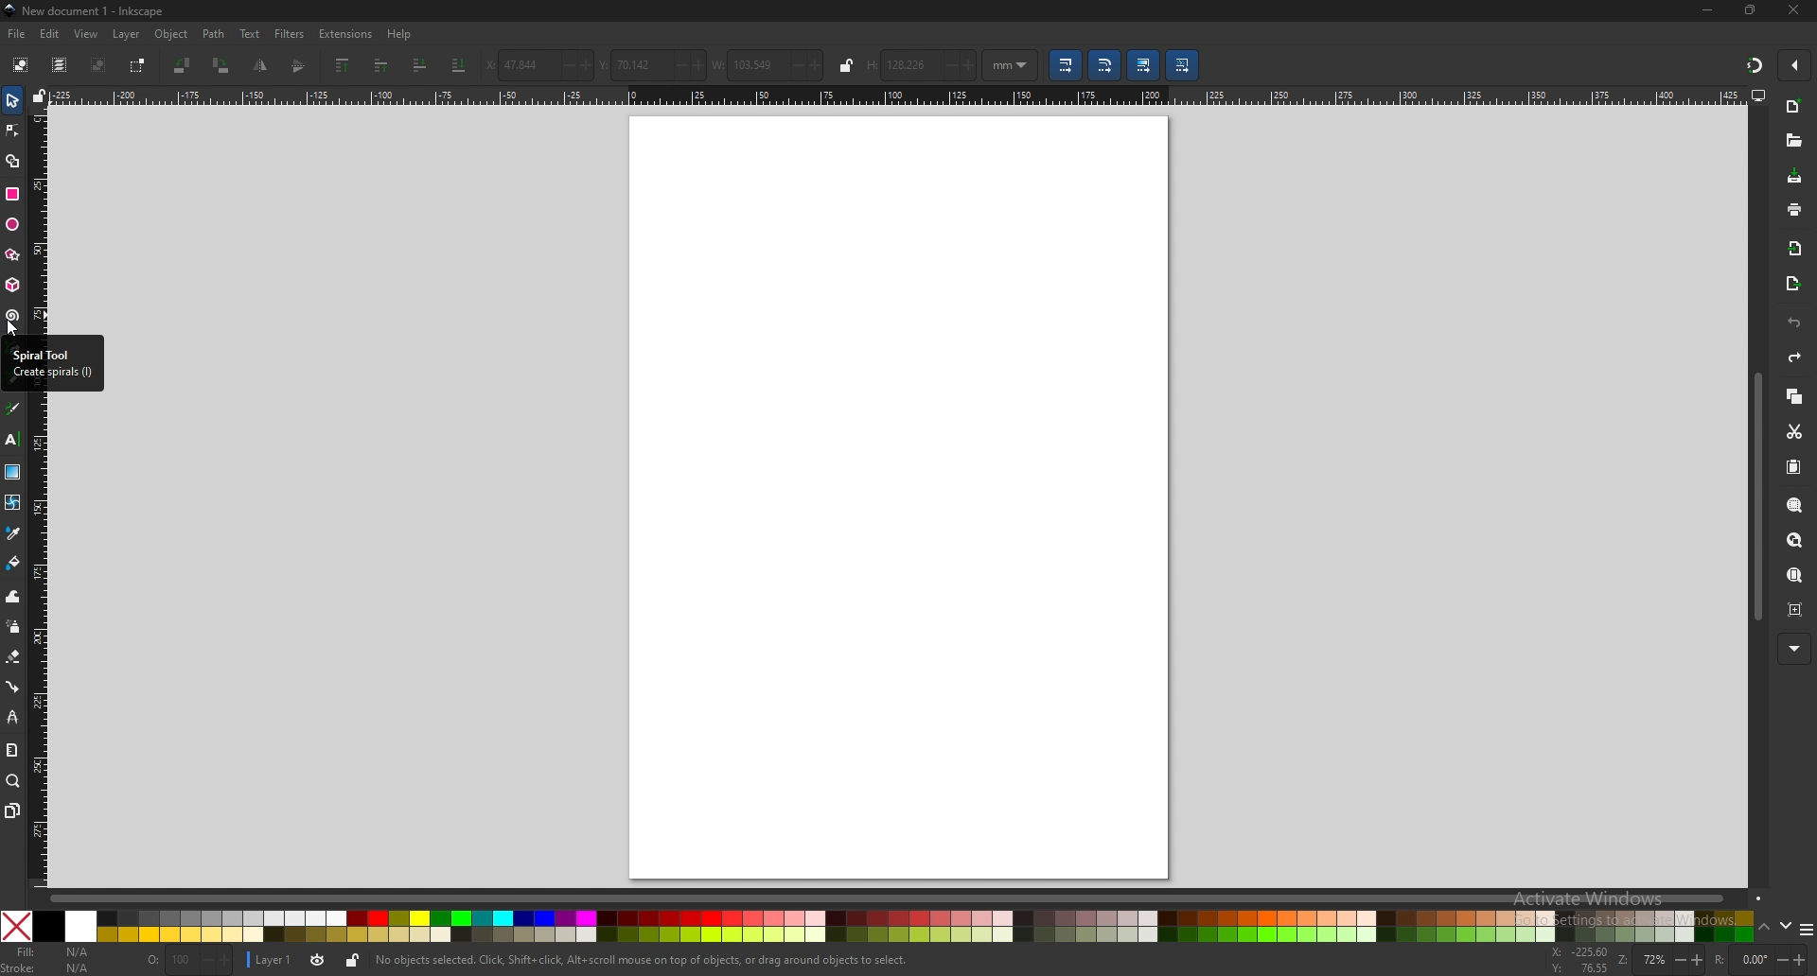 The image size is (1817, 976). Describe the element at coordinates (59, 64) in the screenshot. I see `select all in all layers` at that location.